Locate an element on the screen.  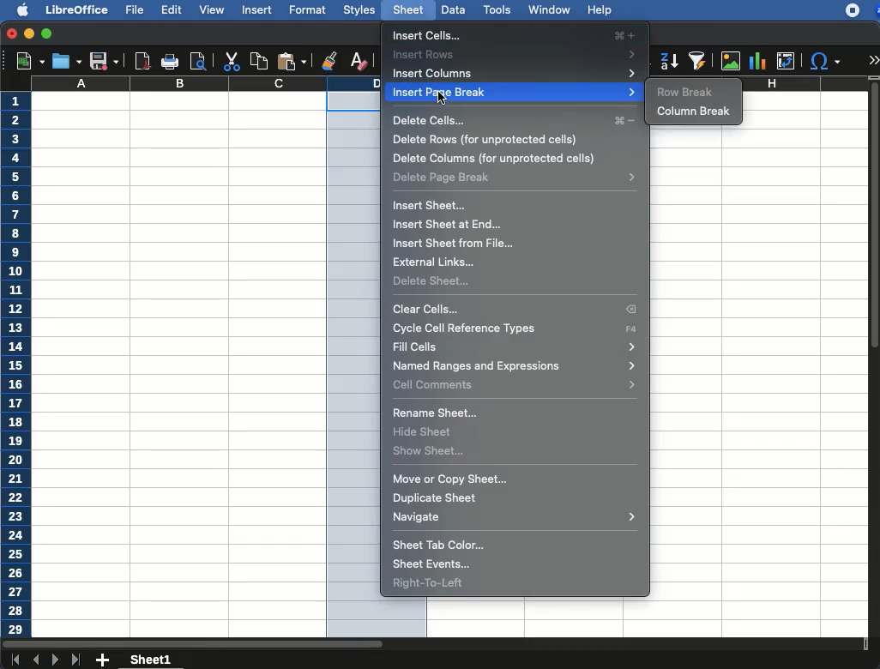
insert is located at coordinates (256, 11).